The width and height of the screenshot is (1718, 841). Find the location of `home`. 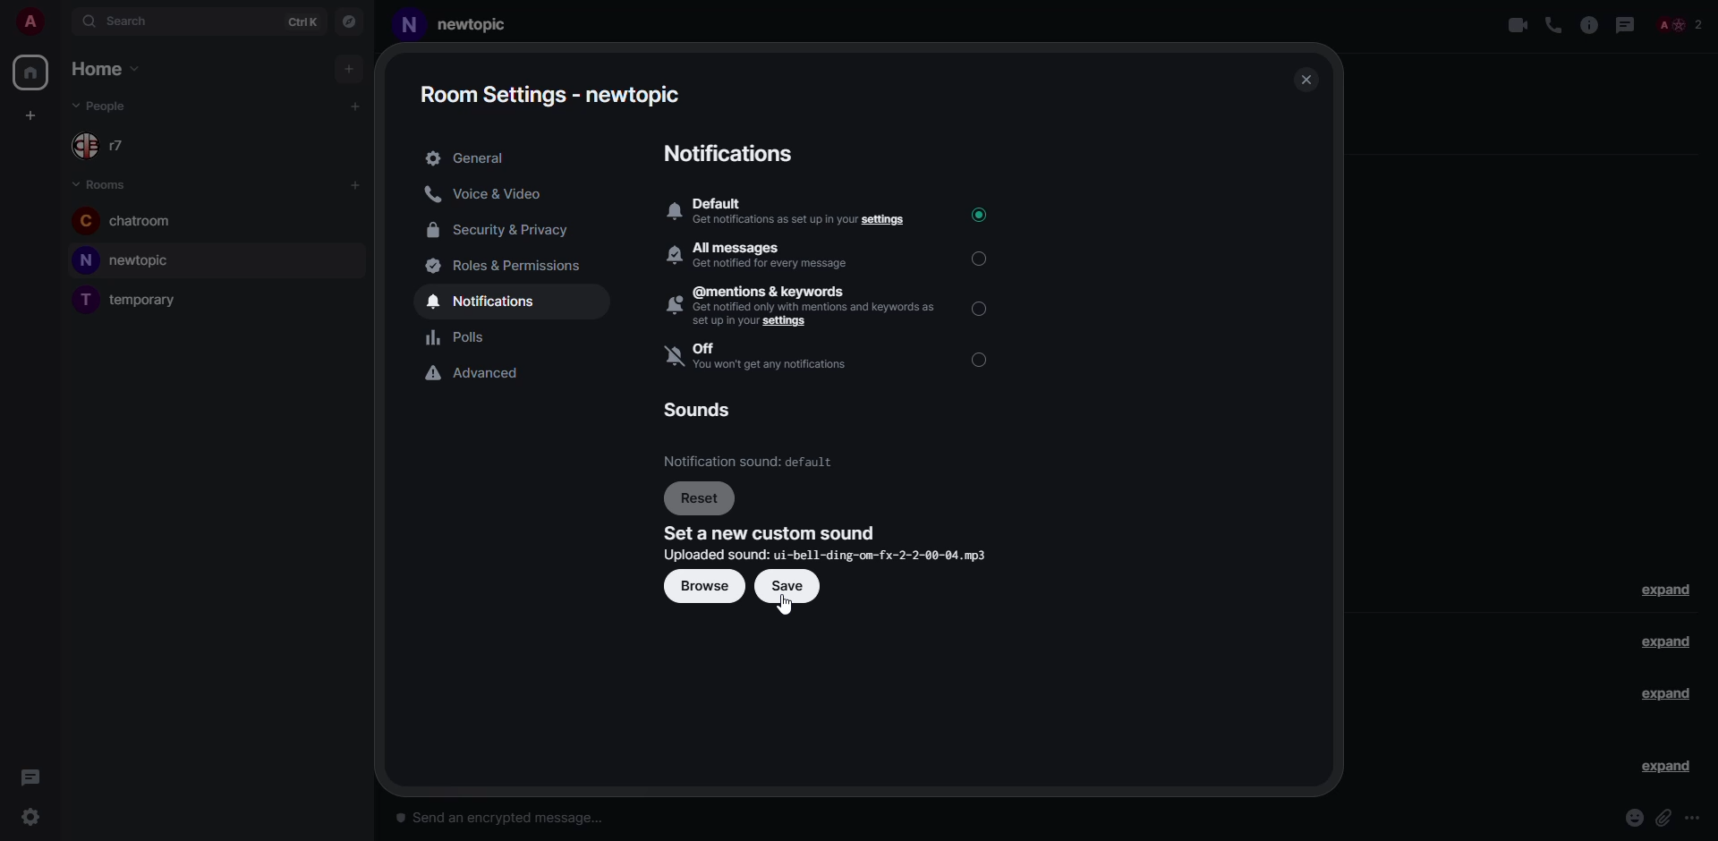

home is located at coordinates (106, 69).